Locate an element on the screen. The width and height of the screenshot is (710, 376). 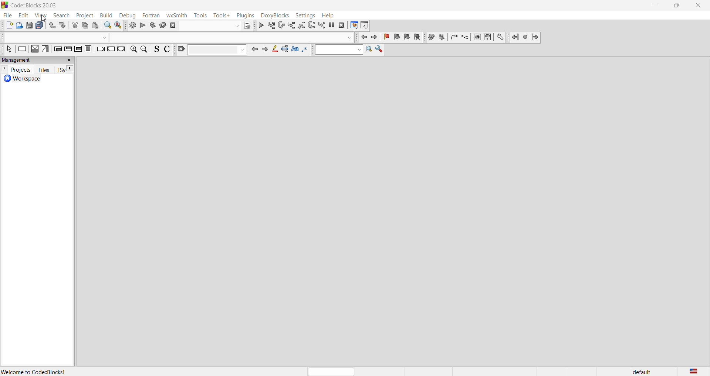
clear is located at coordinates (212, 49).